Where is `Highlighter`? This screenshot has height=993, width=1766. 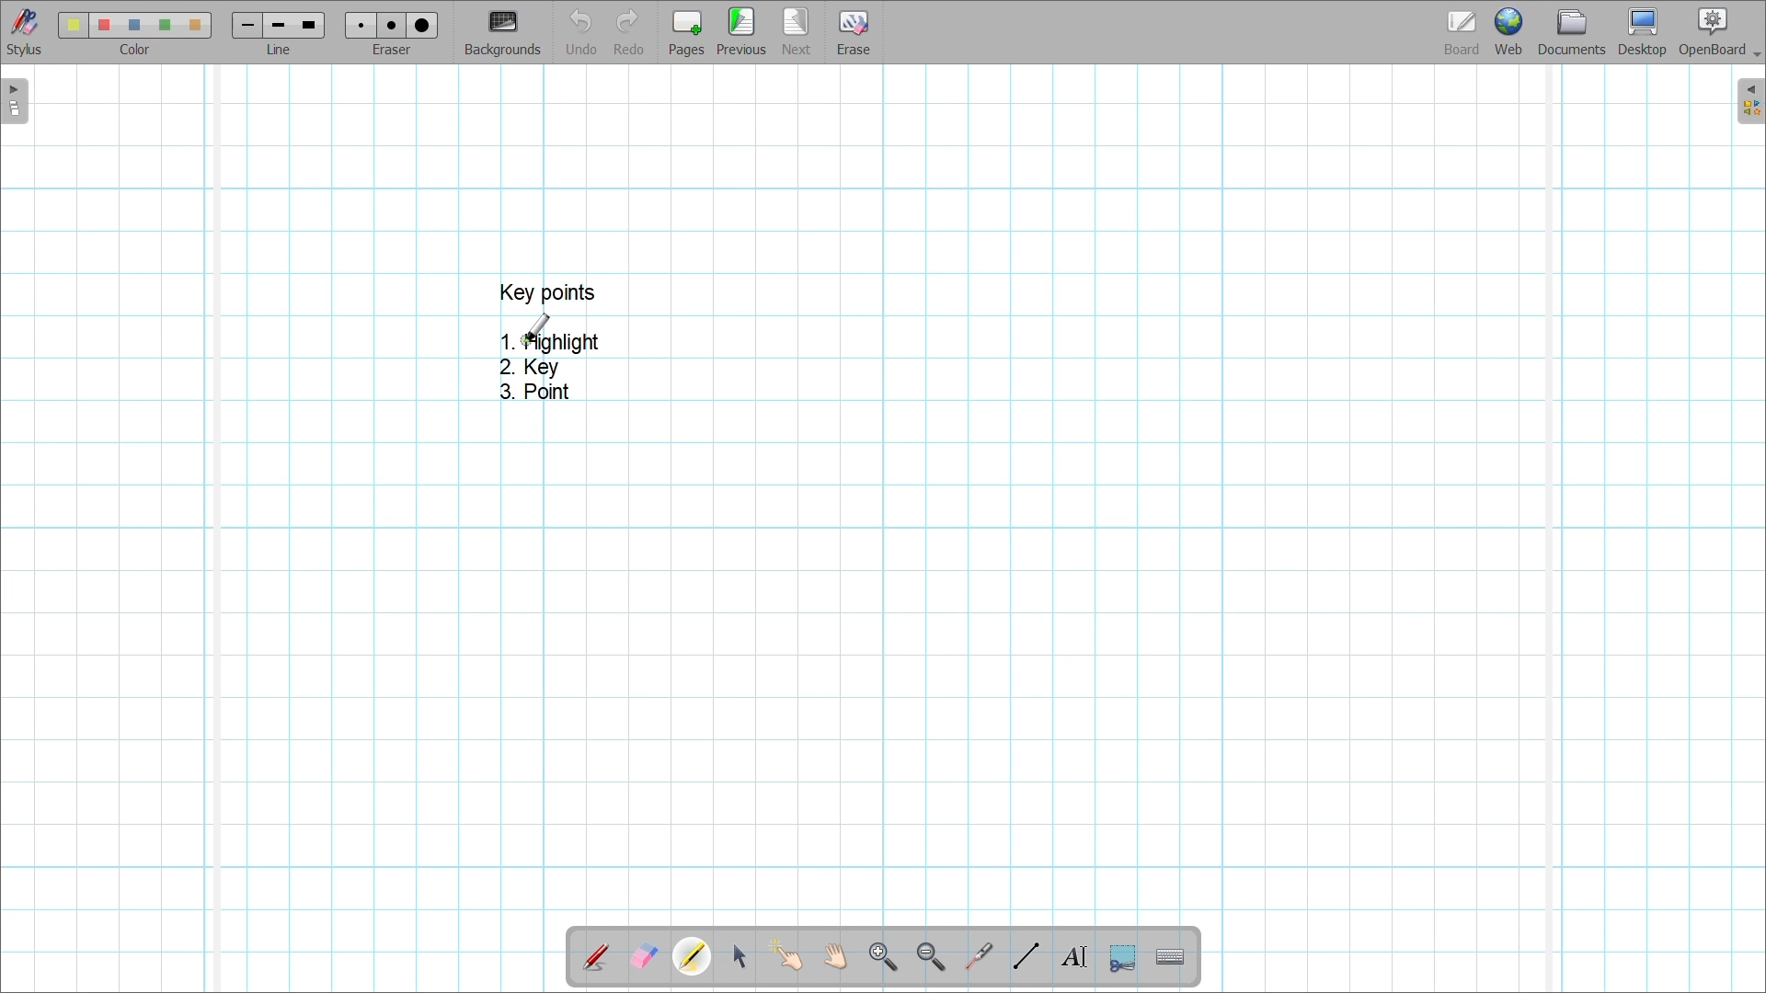 Highlighter is located at coordinates (692, 956).